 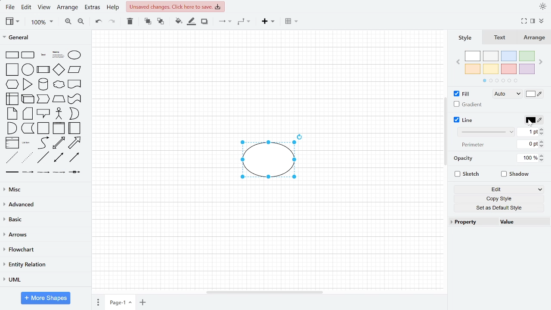 What do you see at coordinates (514, 174) in the screenshot?
I see `Shadow` at bounding box center [514, 174].